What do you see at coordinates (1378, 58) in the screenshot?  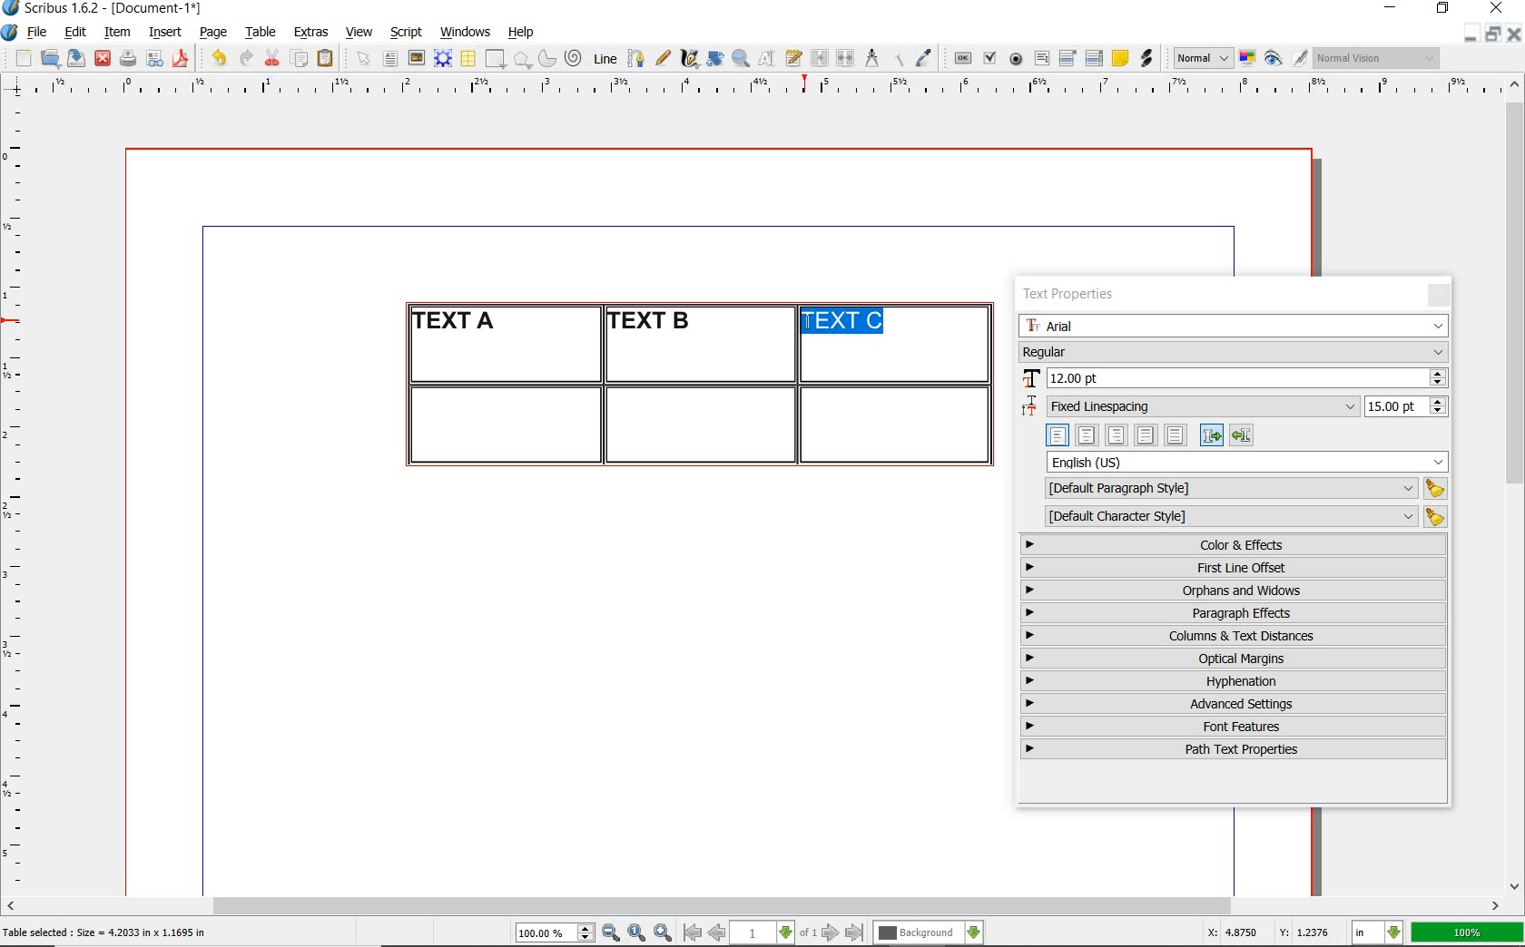 I see `visual appearance of the display` at bounding box center [1378, 58].